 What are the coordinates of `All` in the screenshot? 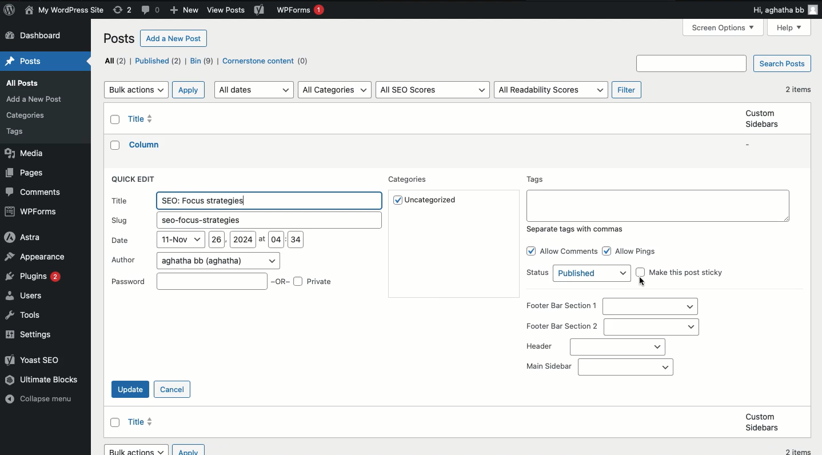 It's located at (115, 61).